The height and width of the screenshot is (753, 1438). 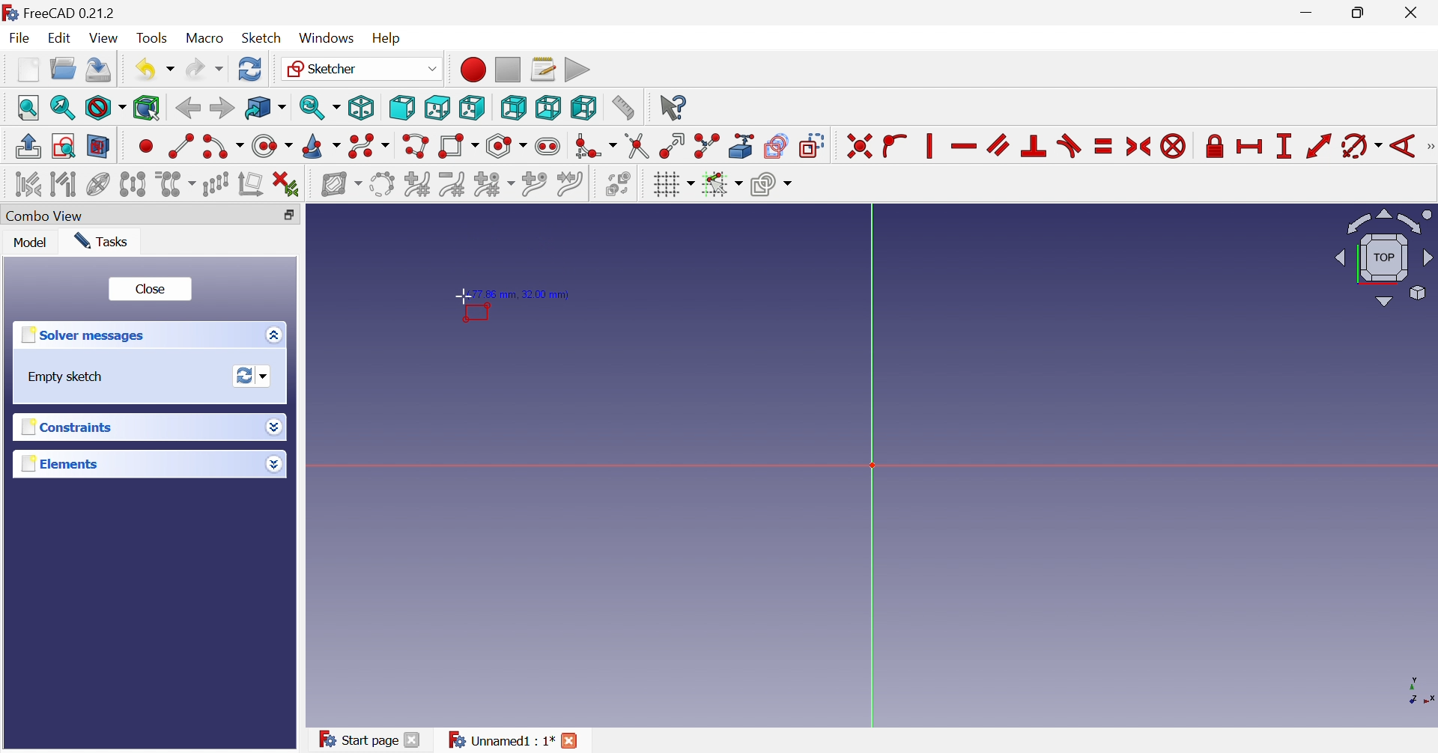 What do you see at coordinates (327, 39) in the screenshot?
I see `Windows` at bounding box center [327, 39].